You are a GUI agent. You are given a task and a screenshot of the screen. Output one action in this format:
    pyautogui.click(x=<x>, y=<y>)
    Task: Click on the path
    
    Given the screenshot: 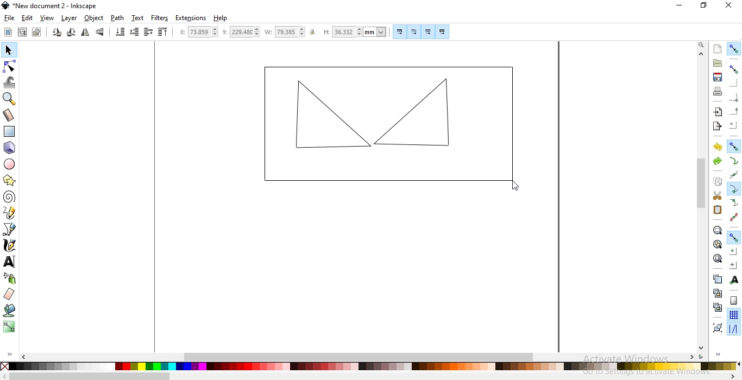 What is the action you would take?
    pyautogui.click(x=117, y=18)
    